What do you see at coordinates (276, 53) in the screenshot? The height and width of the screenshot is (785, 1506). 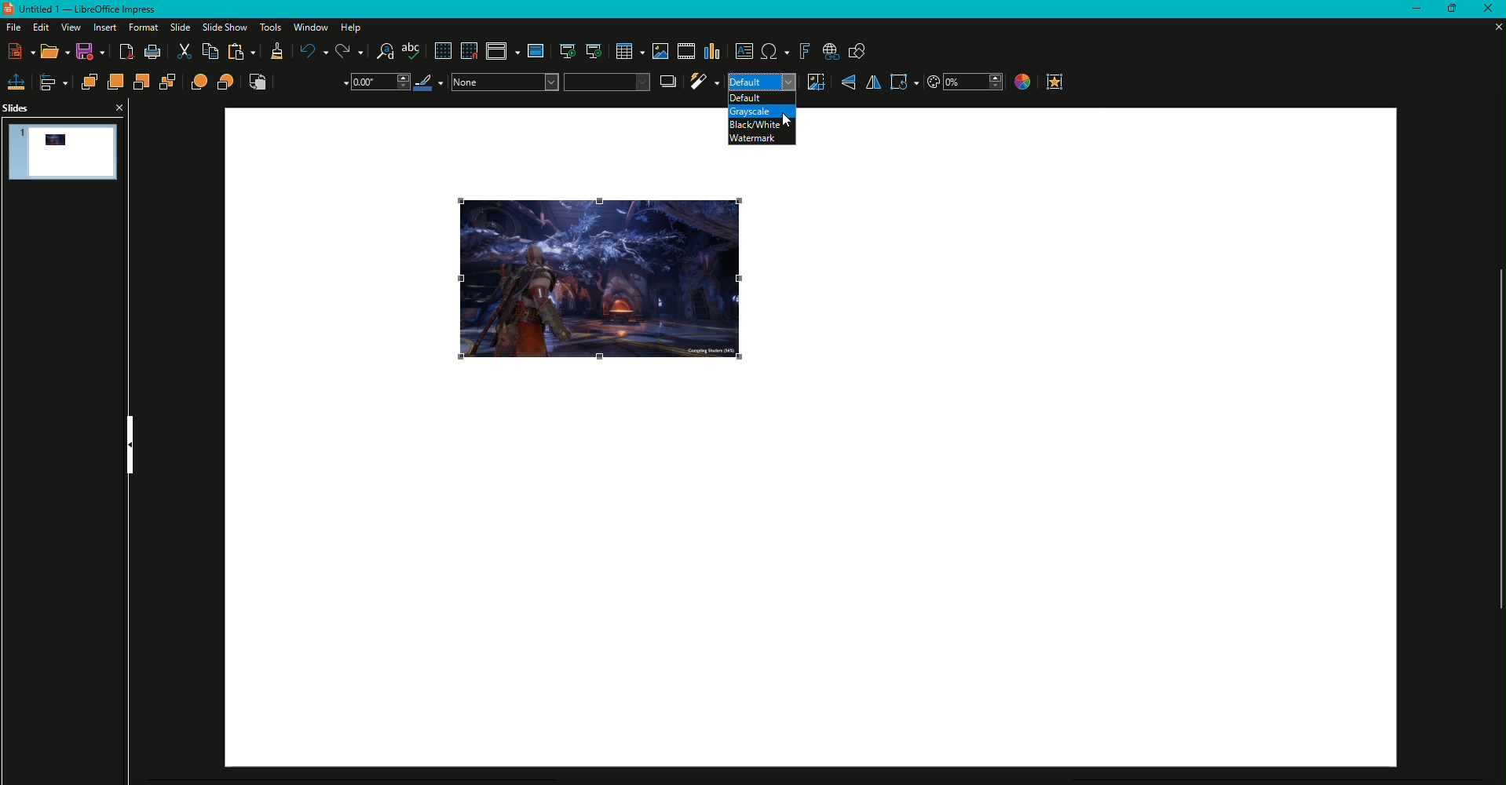 I see `Clone Formatting` at bounding box center [276, 53].